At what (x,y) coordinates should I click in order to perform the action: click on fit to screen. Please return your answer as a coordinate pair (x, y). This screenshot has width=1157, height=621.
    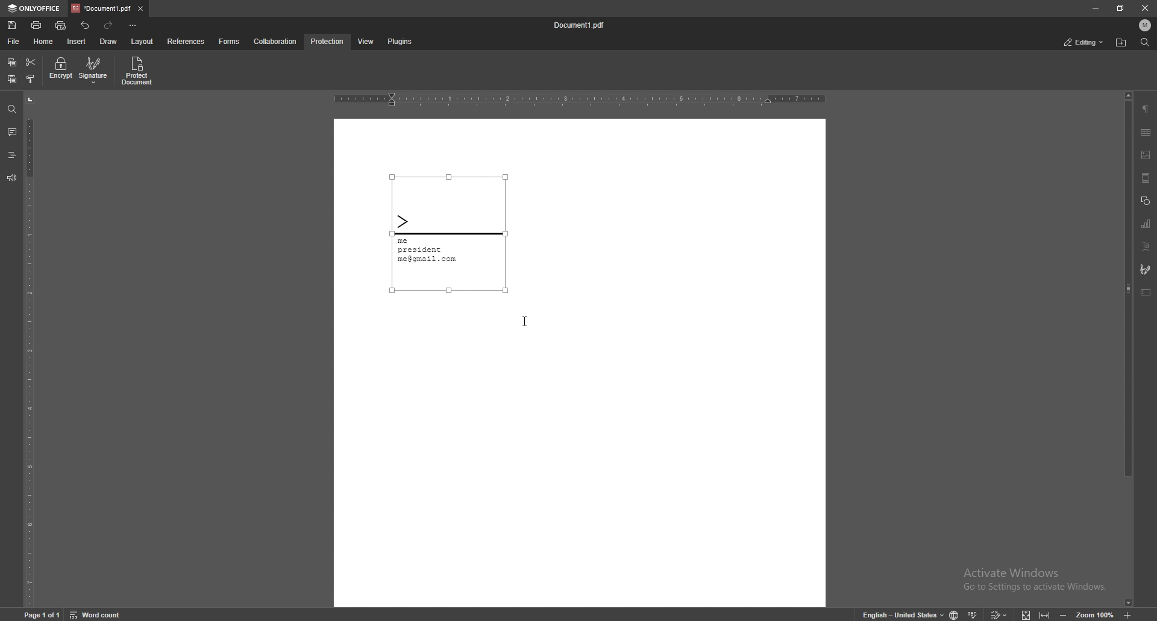
    Looking at the image, I should click on (1023, 613).